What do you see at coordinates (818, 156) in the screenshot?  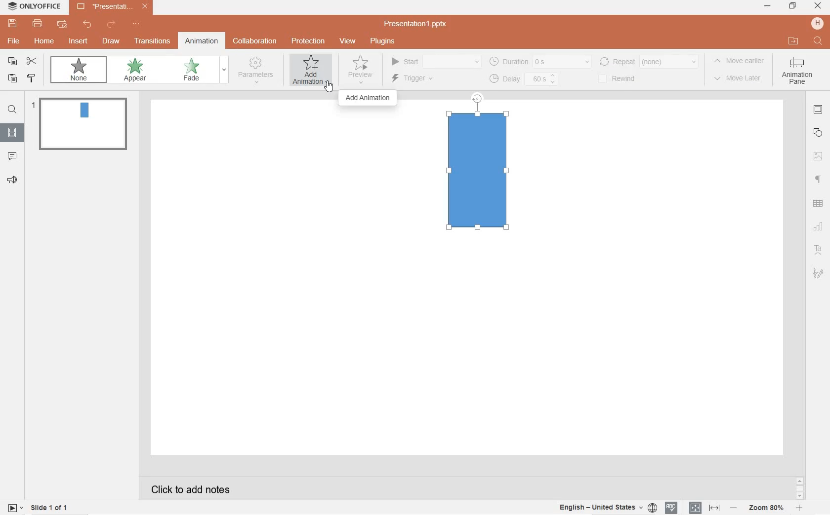 I see `image settings` at bounding box center [818, 156].